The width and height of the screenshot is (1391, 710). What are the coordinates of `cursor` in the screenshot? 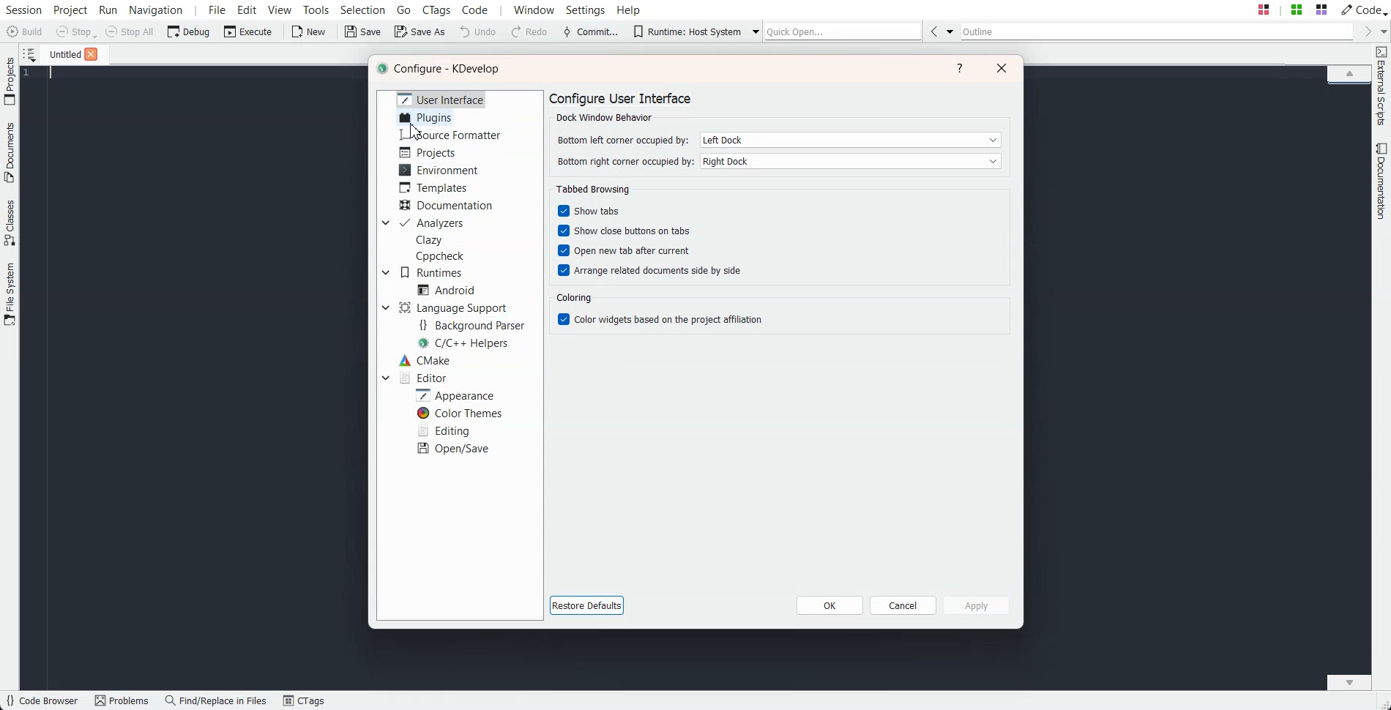 It's located at (415, 132).